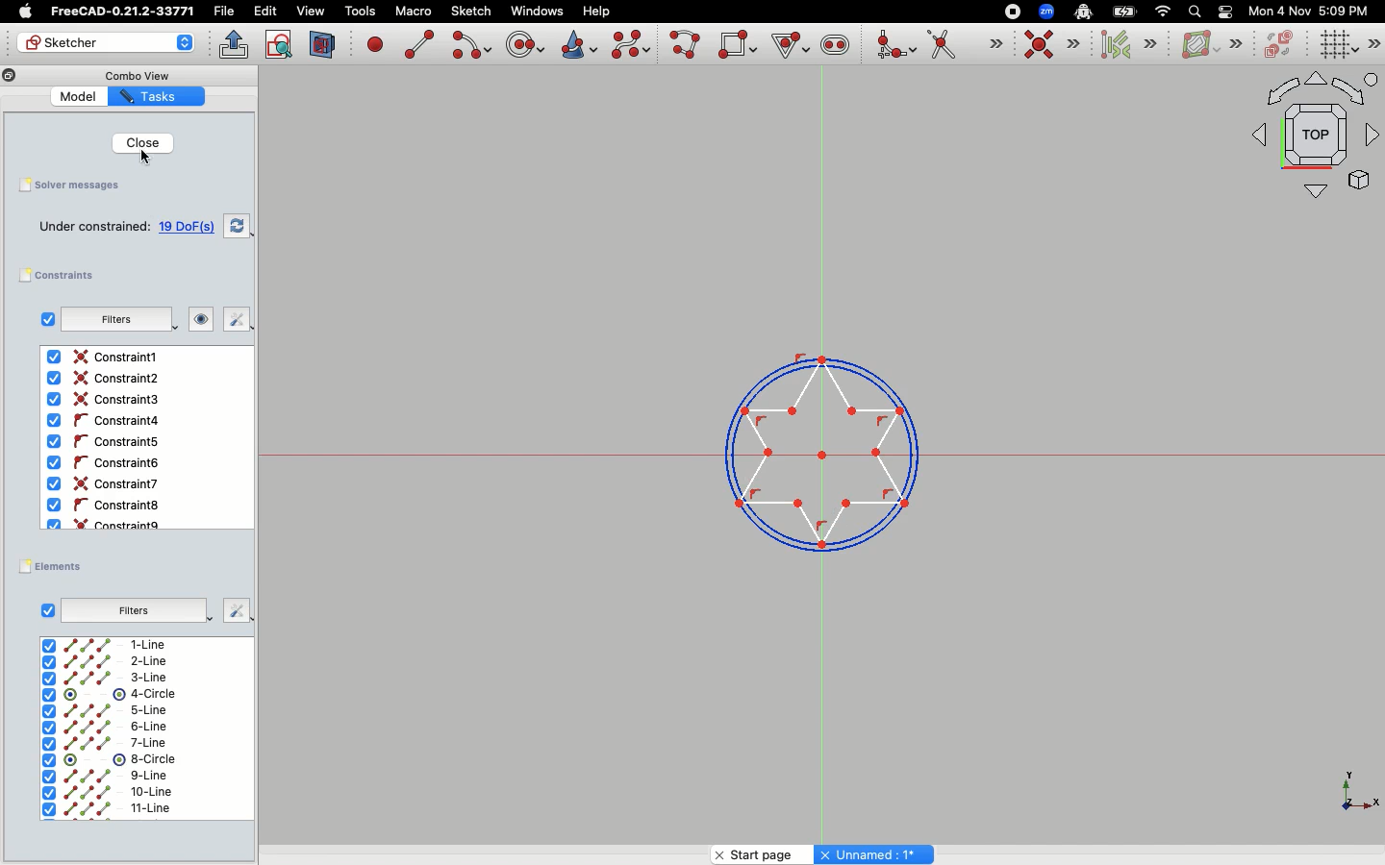  Describe the element at coordinates (738, 44) in the screenshot. I see `Create rectangle` at that location.